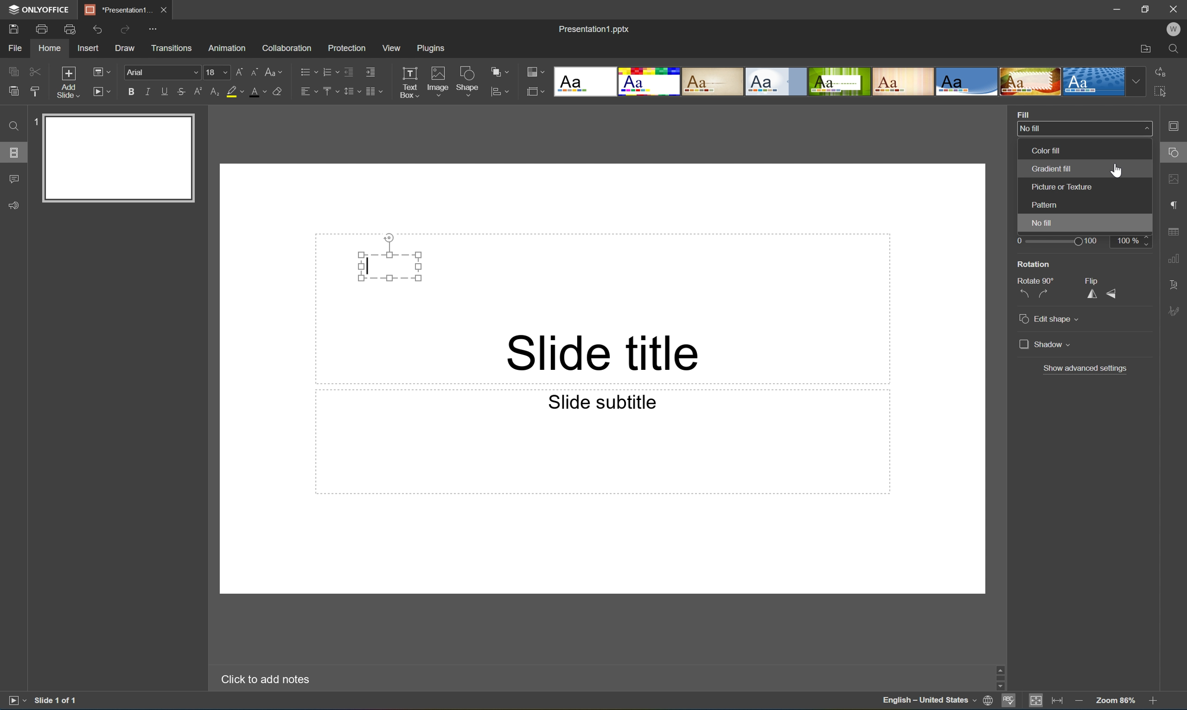 This screenshot has width=1187, height=710. Describe the element at coordinates (235, 92) in the screenshot. I see `Highlight` at that location.